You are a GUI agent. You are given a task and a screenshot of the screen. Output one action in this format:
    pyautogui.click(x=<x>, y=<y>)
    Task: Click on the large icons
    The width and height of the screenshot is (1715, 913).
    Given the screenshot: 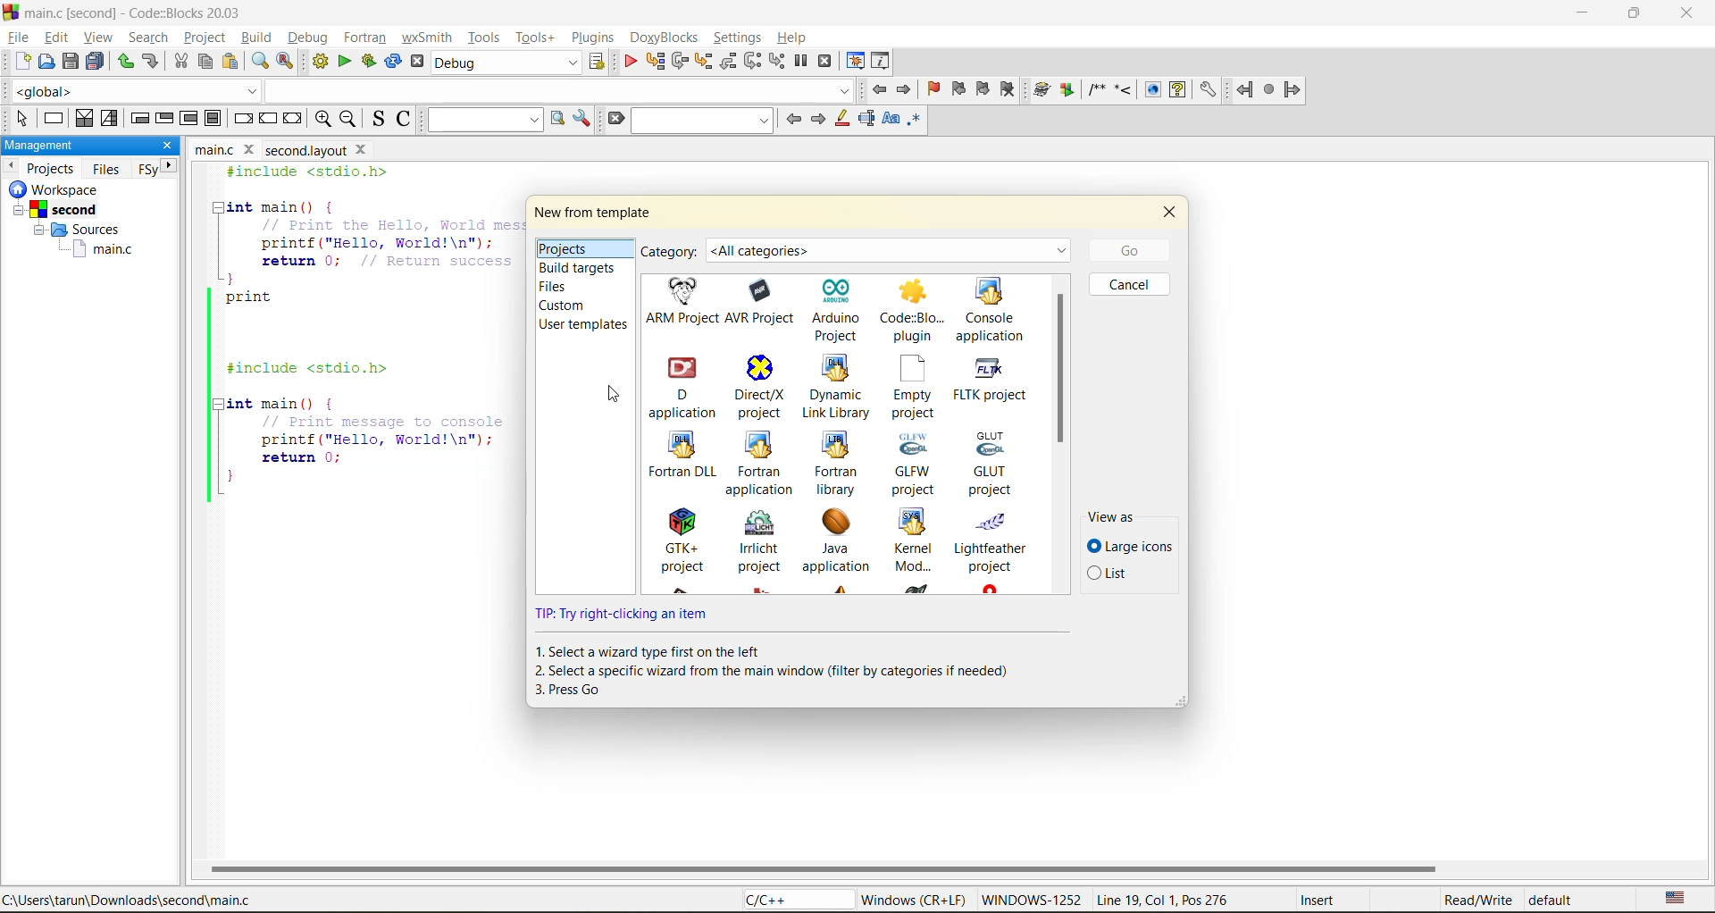 What is the action you would take?
    pyautogui.click(x=1131, y=546)
    